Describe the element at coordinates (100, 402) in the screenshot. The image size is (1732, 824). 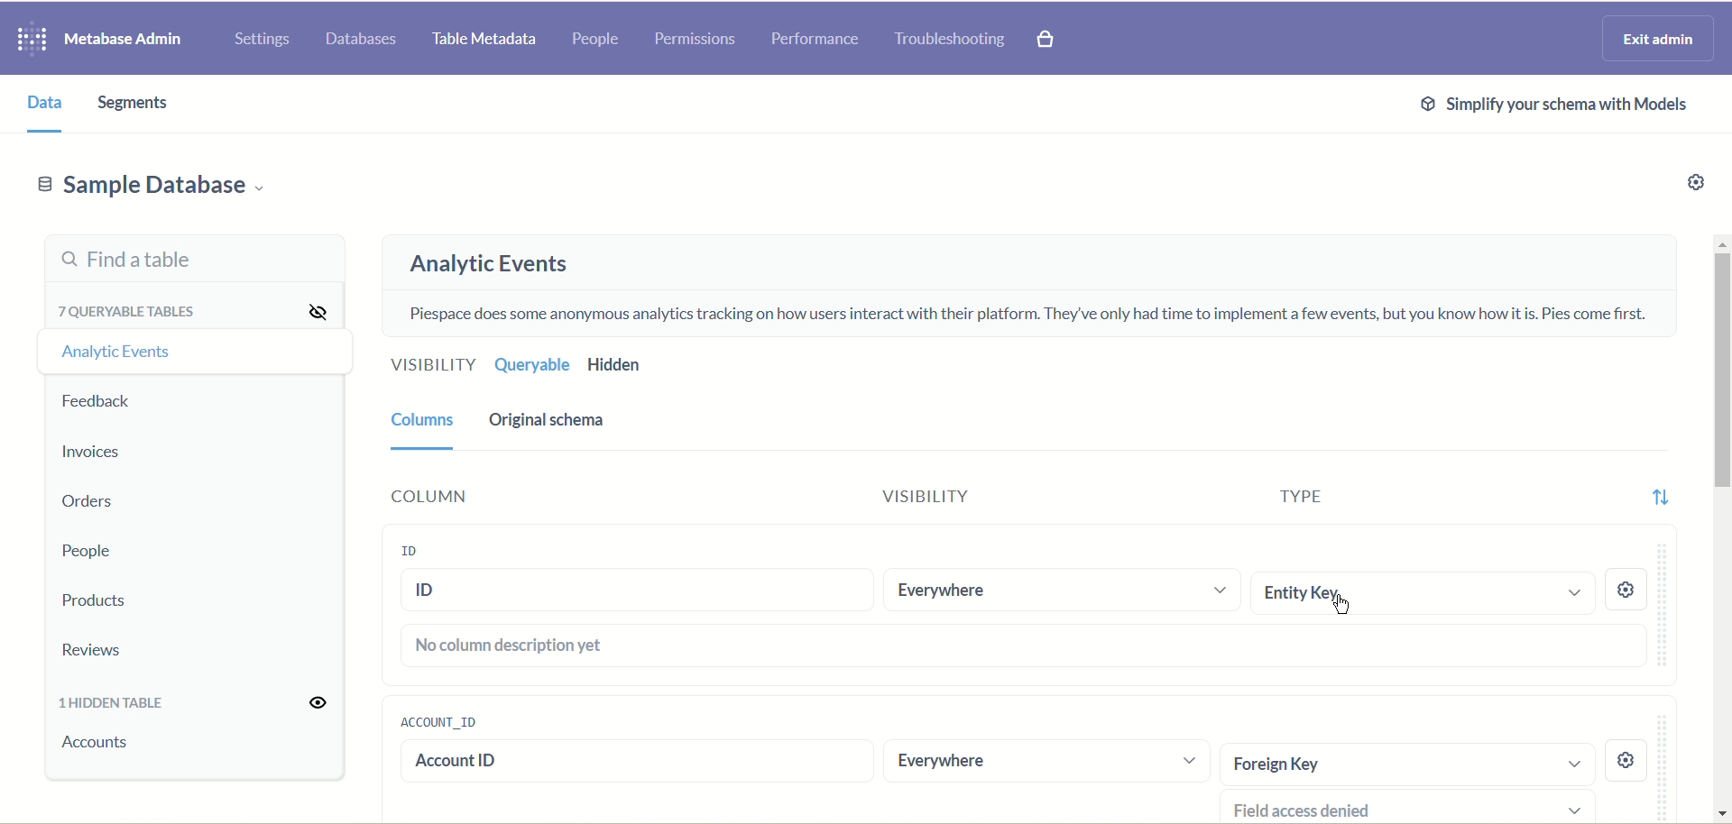
I see `feedback` at that location.